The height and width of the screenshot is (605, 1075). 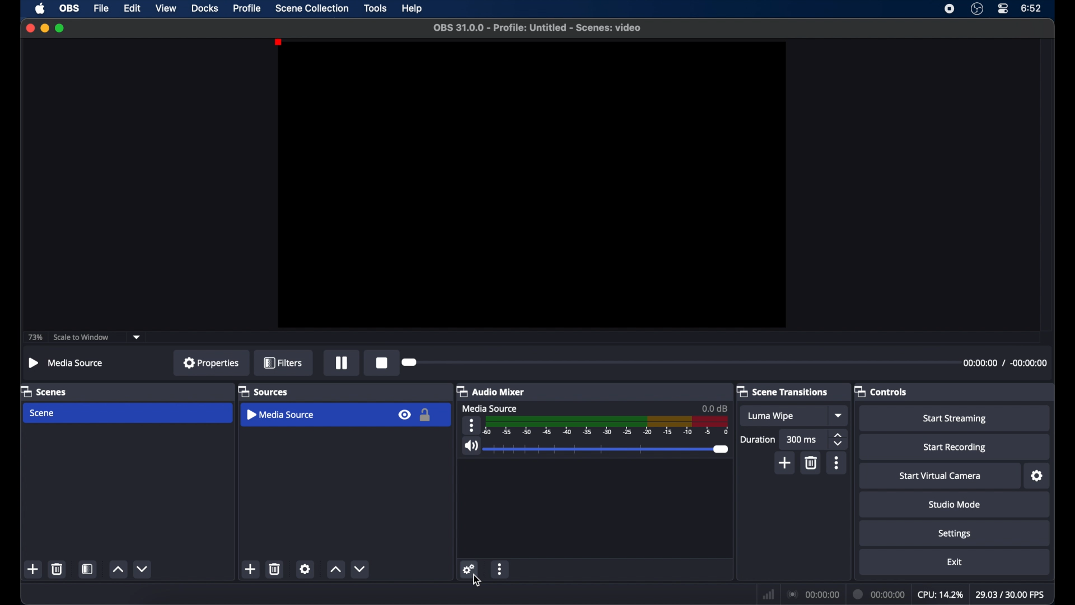 I want to click on minimize, so click(x=45, y=28).